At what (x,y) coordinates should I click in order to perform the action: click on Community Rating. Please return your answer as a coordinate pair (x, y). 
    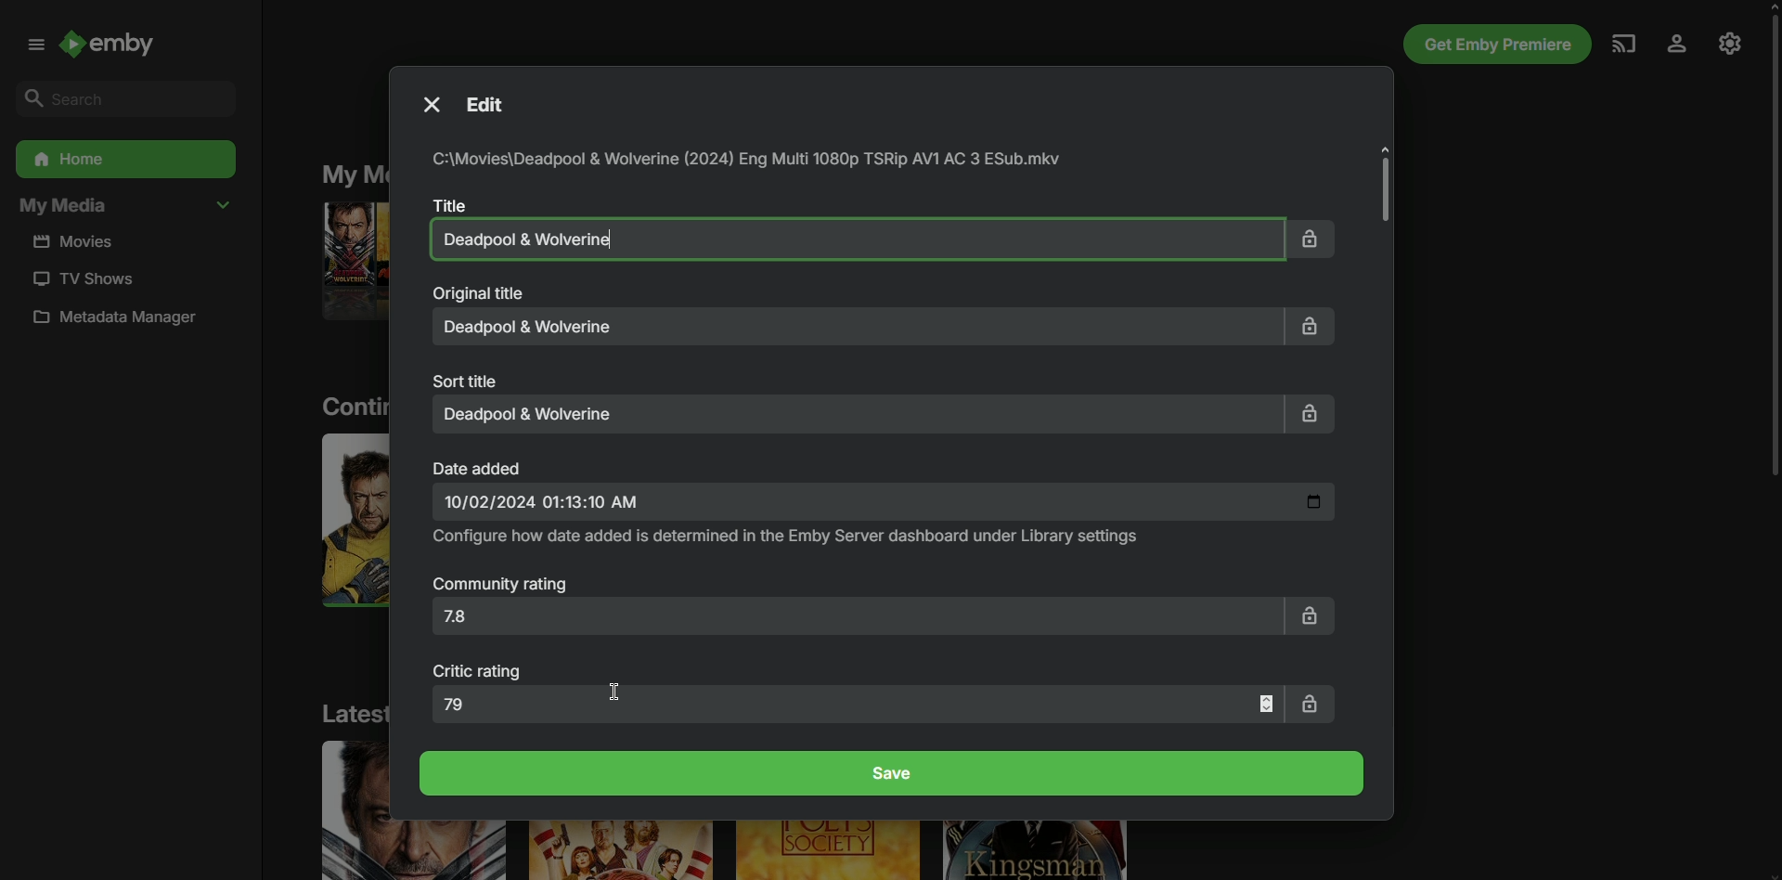
    Looking at the image, I should click on (501, 586).